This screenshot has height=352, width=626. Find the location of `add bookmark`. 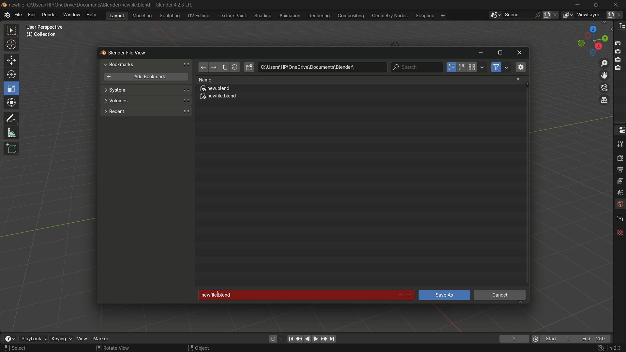

add bookmark is located at coordinates (144, 77).